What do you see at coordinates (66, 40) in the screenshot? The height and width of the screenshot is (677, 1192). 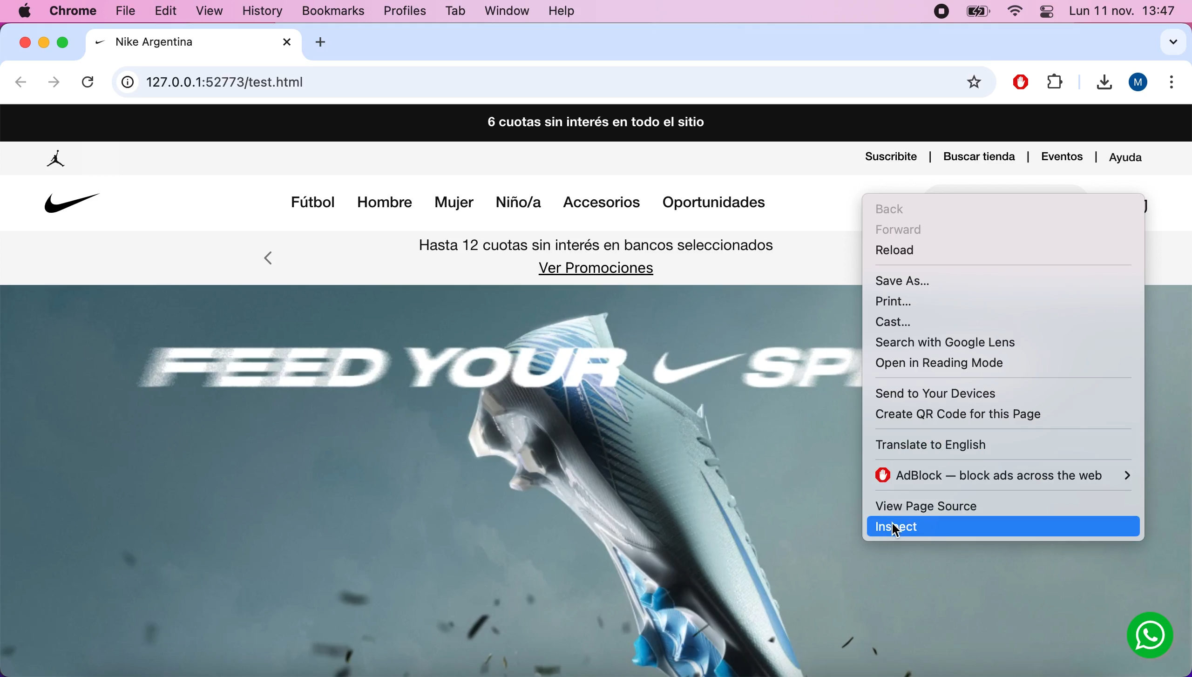 I see `mazimize` at bounding box center [66, 40].